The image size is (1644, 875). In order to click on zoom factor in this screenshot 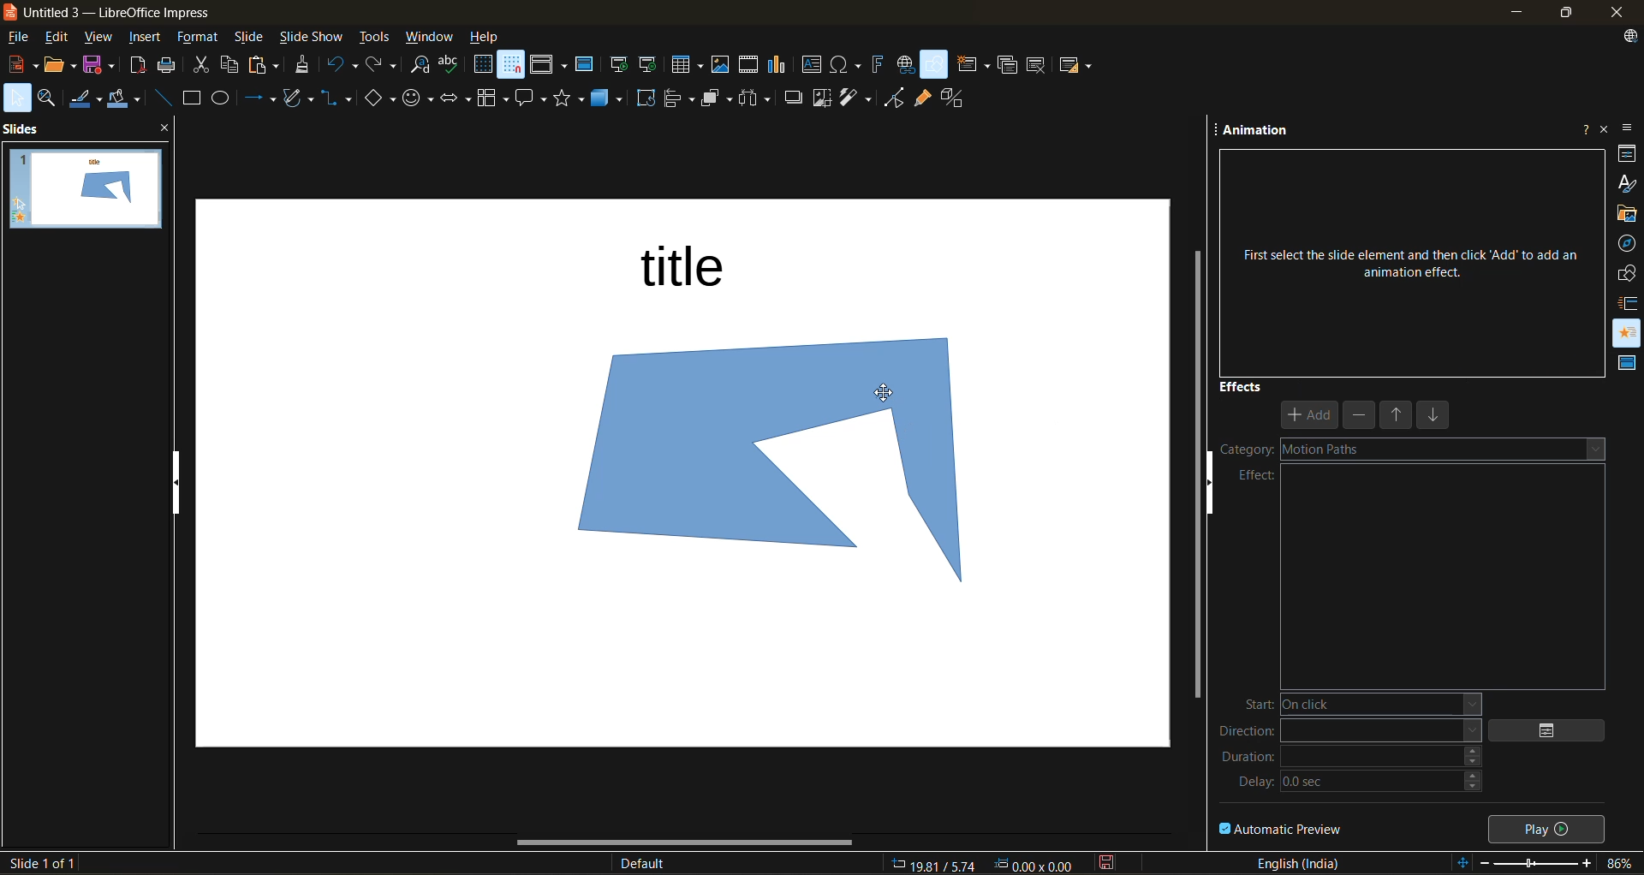, I will do `click(1616, 862)`.